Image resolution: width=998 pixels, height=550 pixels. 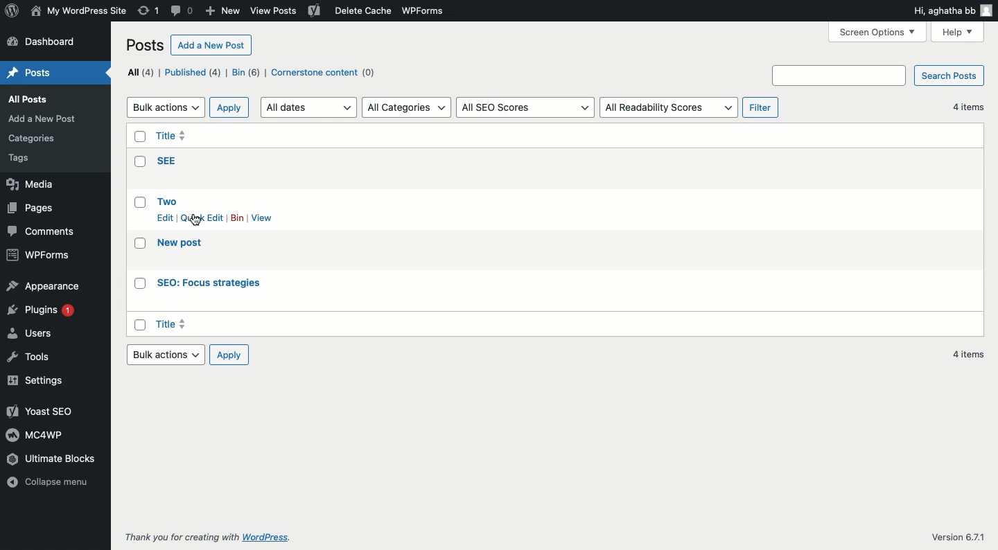 I want to click on 4 items, so click(x=967, y=355).